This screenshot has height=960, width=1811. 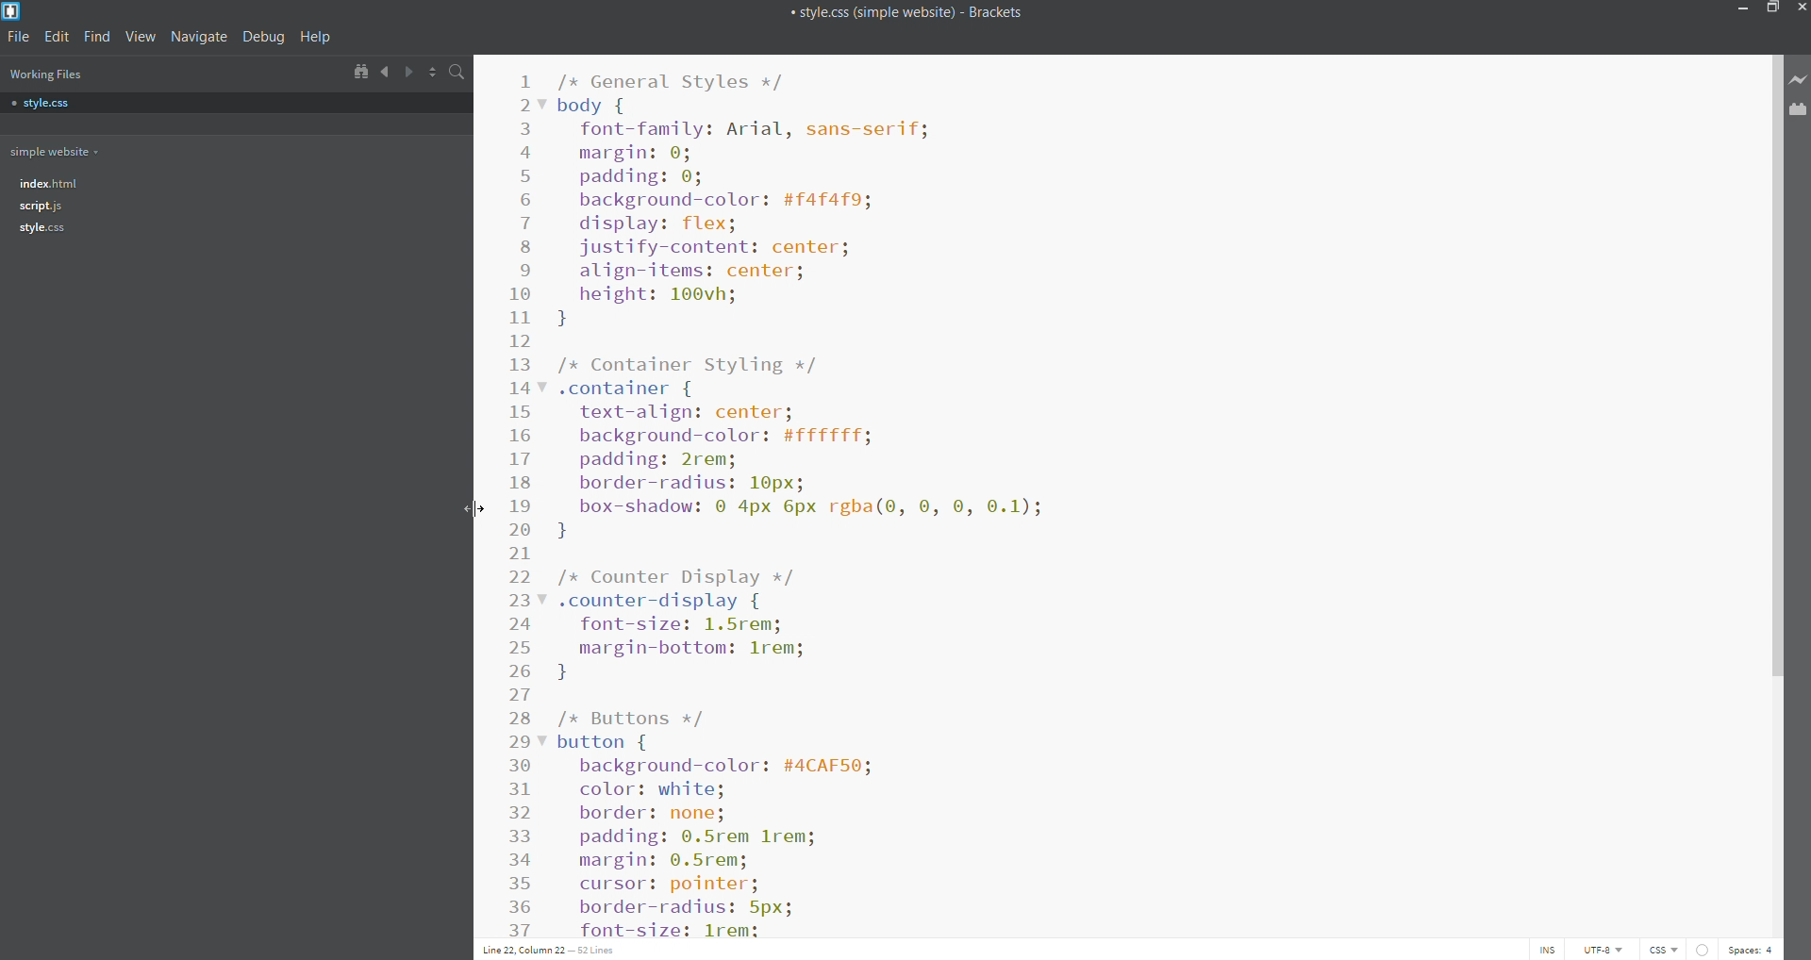 I want to click on file tree- script.js, so click(x=42, y=207).